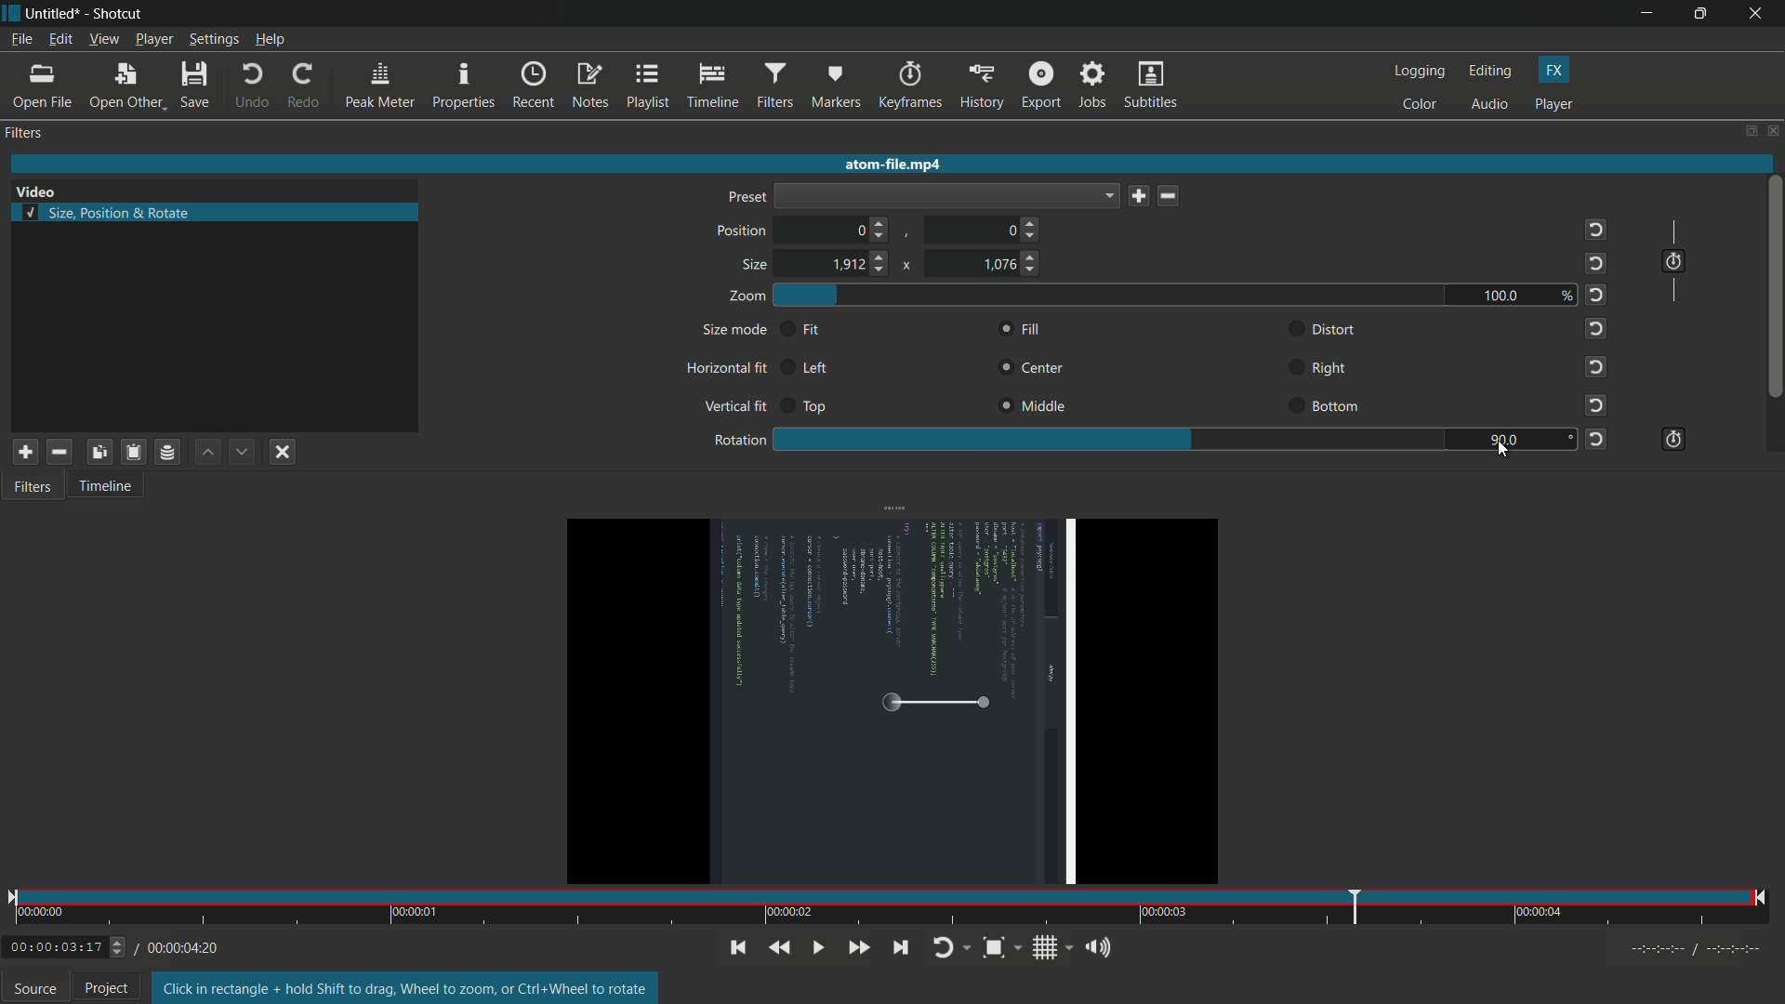 The image size is (1785, 1004). What do you see at coordinates (1154, 86) in the screenshot?
I see `subtitles` at bounding box center [1154, 86].